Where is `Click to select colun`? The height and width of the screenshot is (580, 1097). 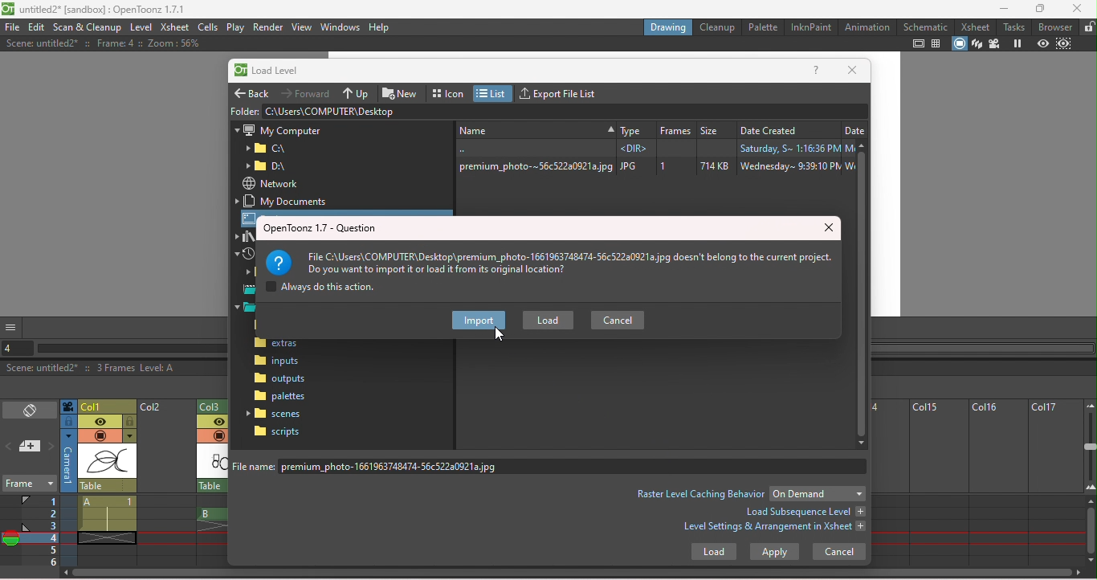
Click to select colun is located at coordinates (108, 406).